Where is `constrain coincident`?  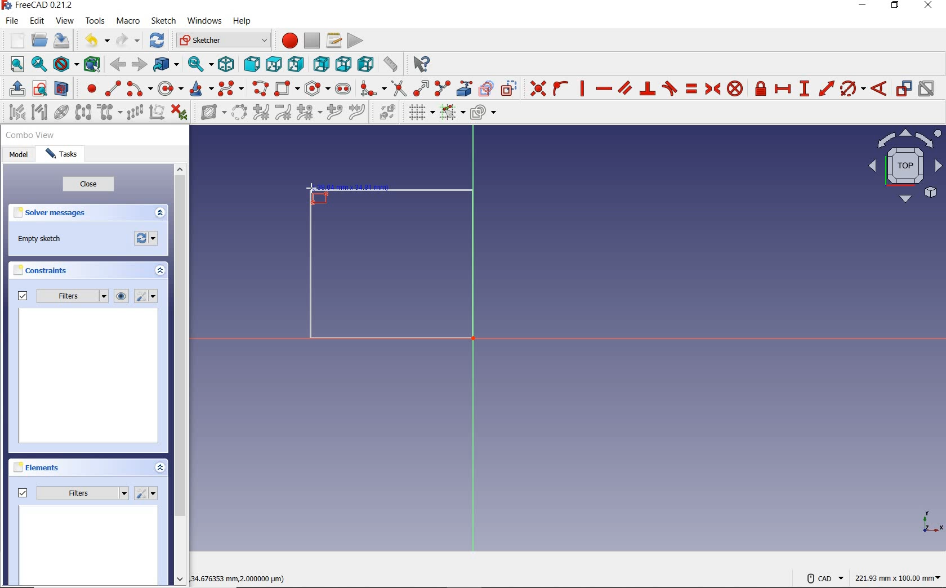
constrain coincident is located at coordinates (537, 89).